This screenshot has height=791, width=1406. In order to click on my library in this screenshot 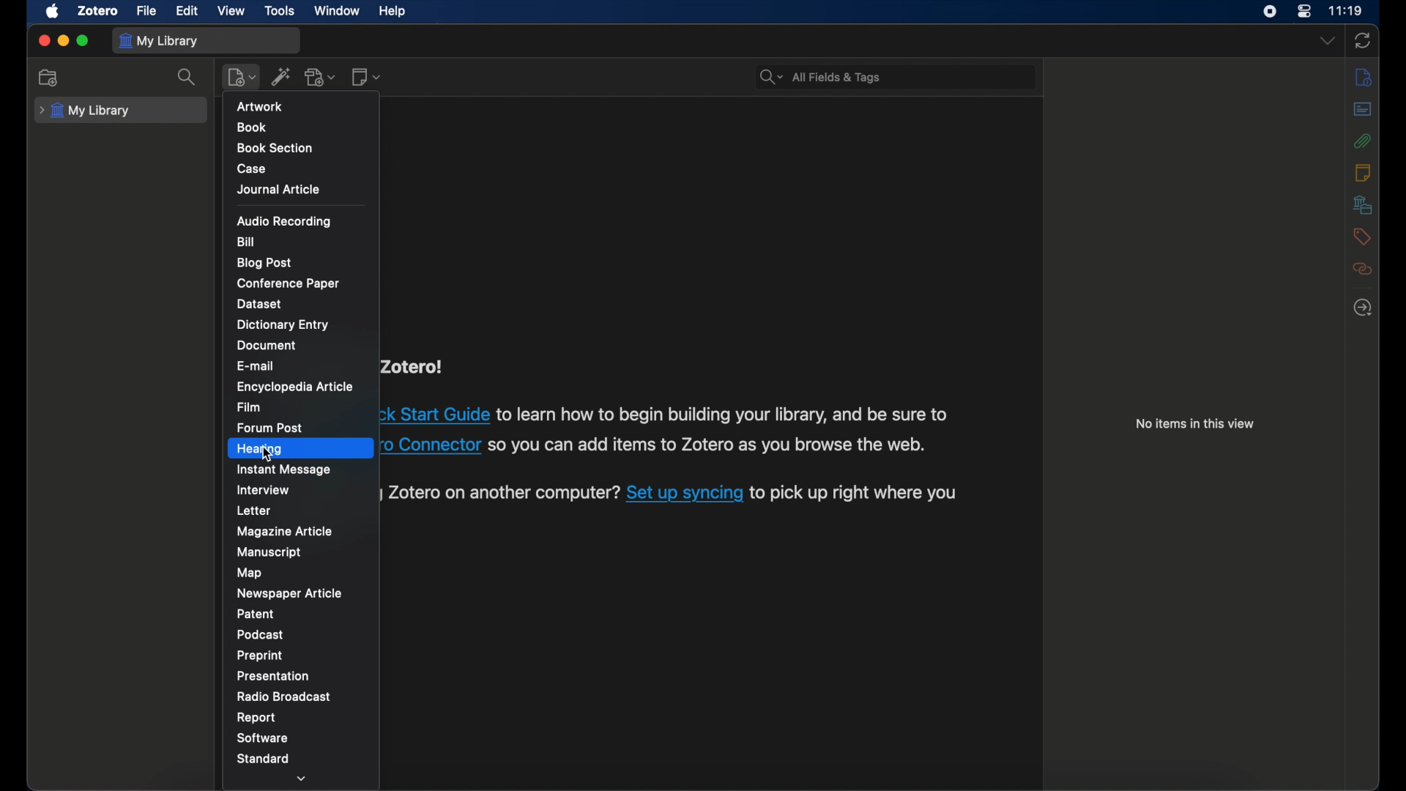, I will do `click(84, 111)`.